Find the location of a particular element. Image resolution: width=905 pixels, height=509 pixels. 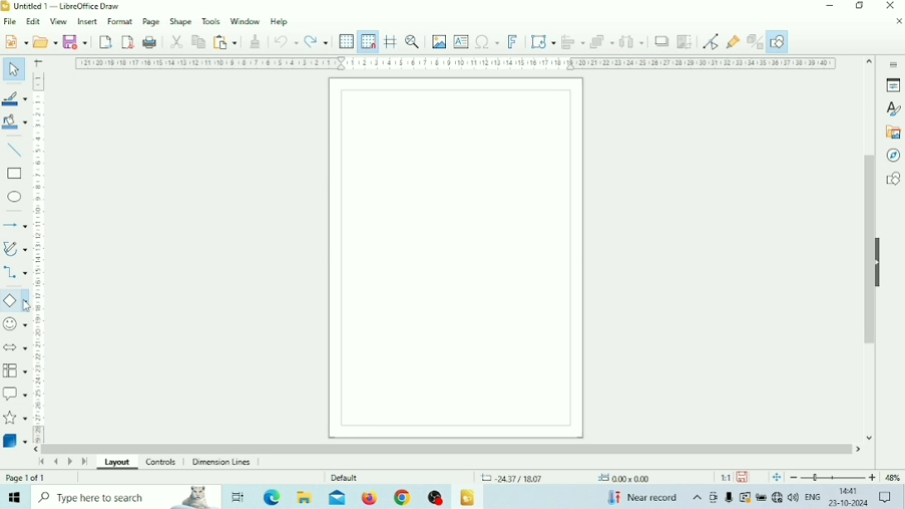

Select is located at coordinates (14, 68).